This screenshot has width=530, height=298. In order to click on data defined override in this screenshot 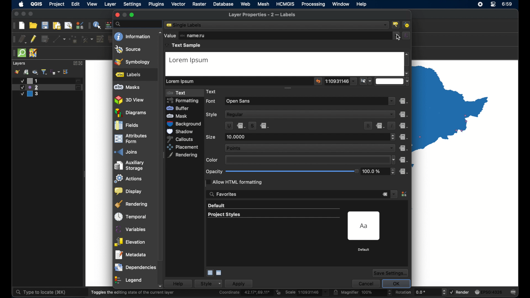, I will do `click(404, 160)`.